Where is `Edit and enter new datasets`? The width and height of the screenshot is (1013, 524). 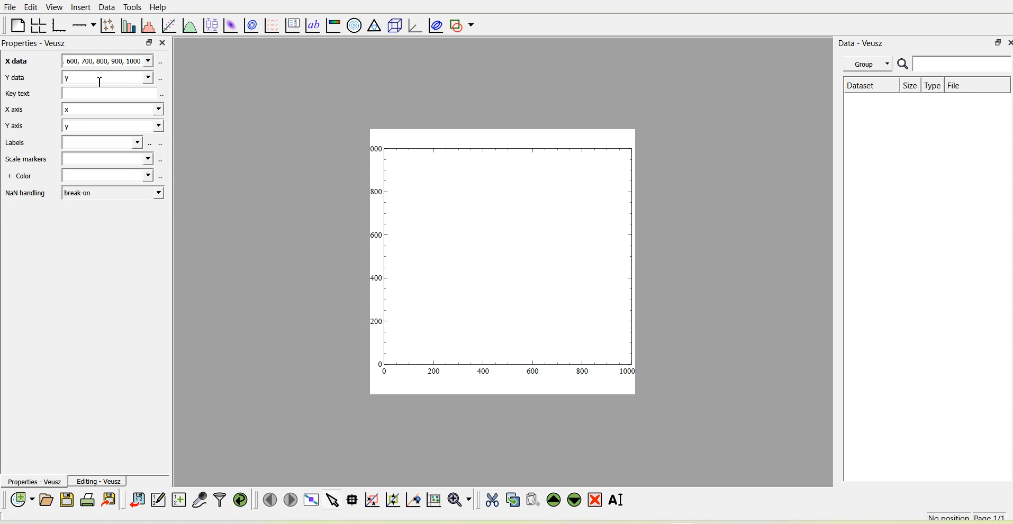 Edit and enter new datasets is located at coordinates (157, 500).